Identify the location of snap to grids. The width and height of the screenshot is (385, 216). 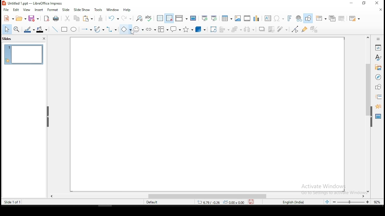
(169, 18).